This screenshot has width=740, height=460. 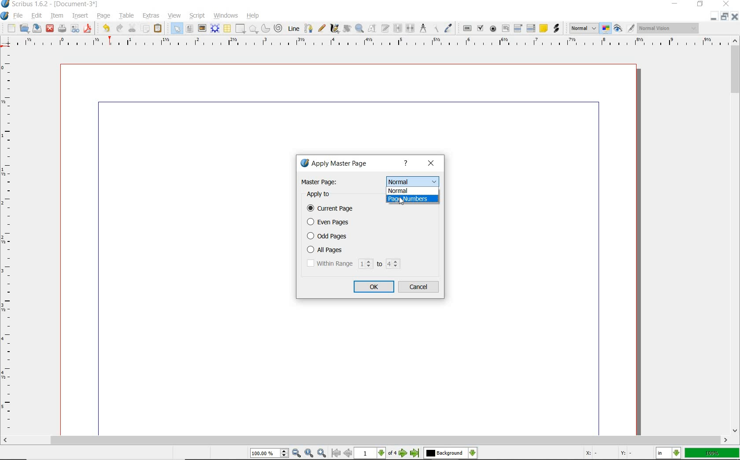 I want to click on zoom factor 100%, so click(x=712, y=453).